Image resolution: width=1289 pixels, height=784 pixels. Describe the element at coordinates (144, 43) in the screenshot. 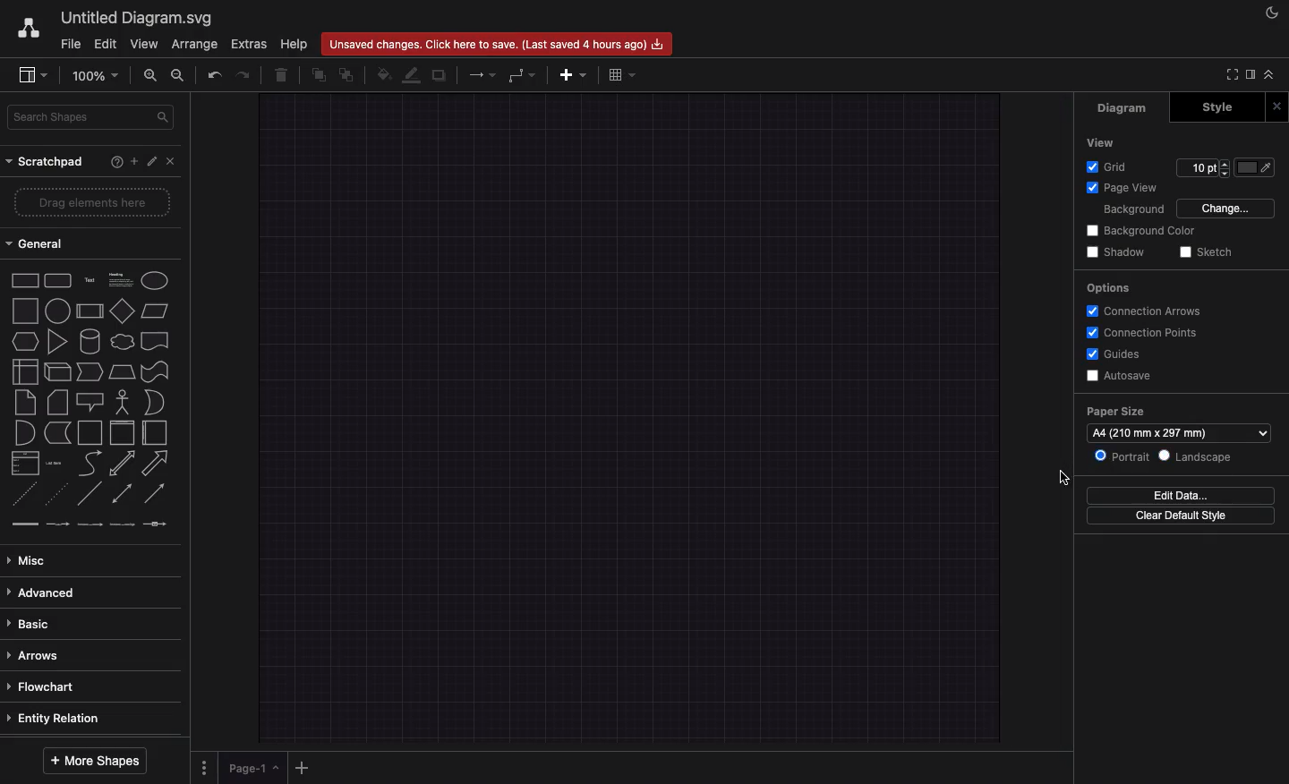

I see `View` at that location.